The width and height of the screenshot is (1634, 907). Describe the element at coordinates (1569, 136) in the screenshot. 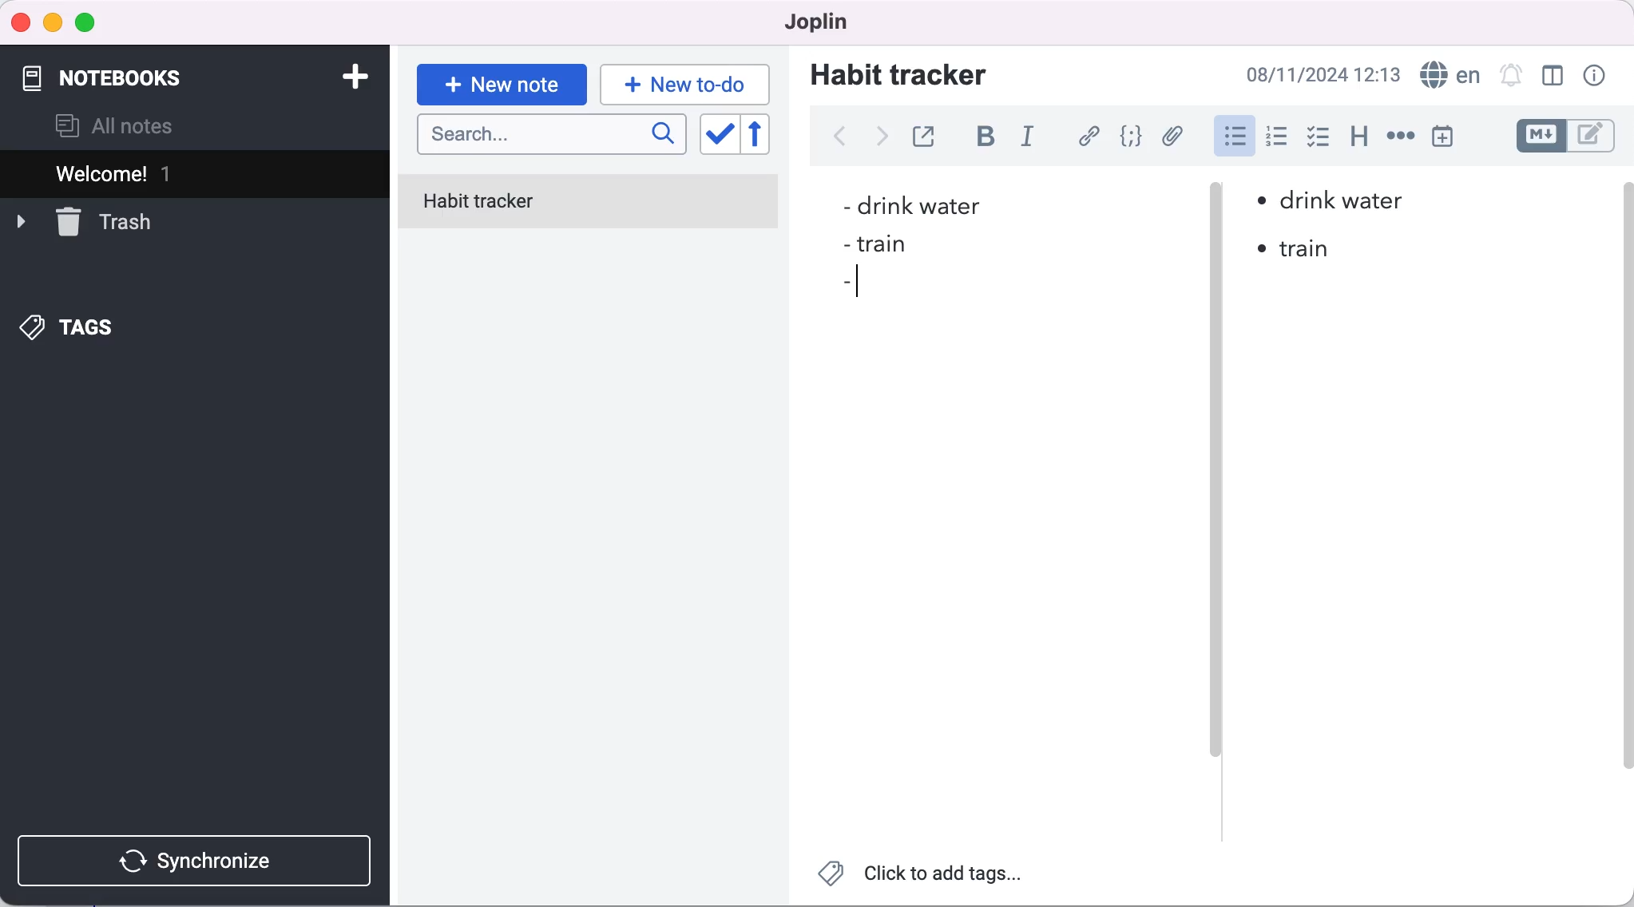

I see `toggle editors` at that location.